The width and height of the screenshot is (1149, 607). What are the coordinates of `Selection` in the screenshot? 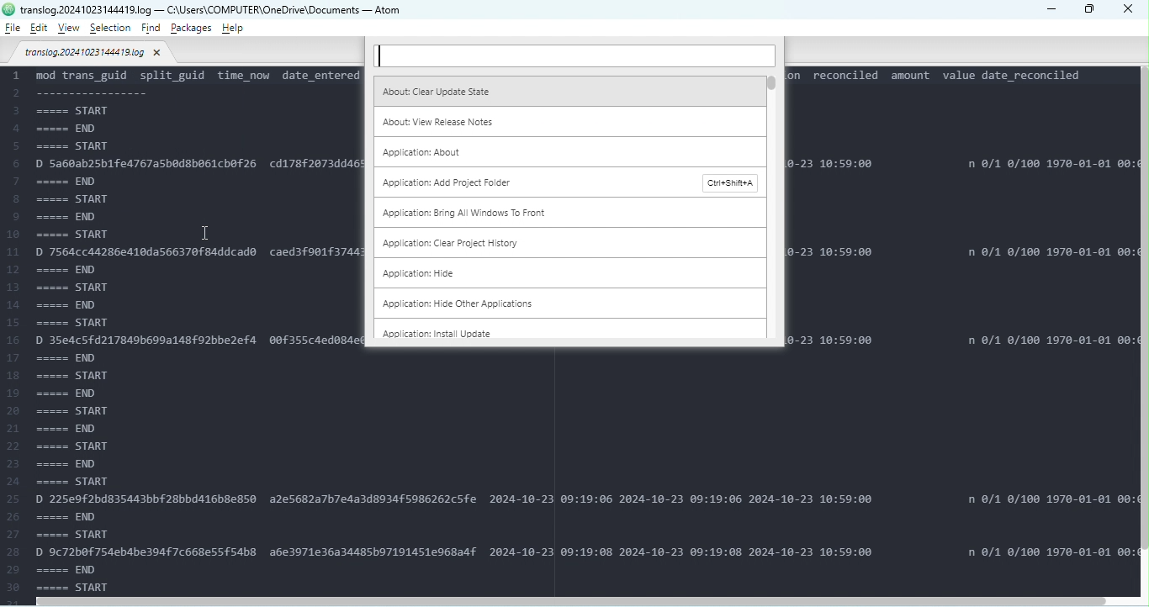 It's located at (112, 29).